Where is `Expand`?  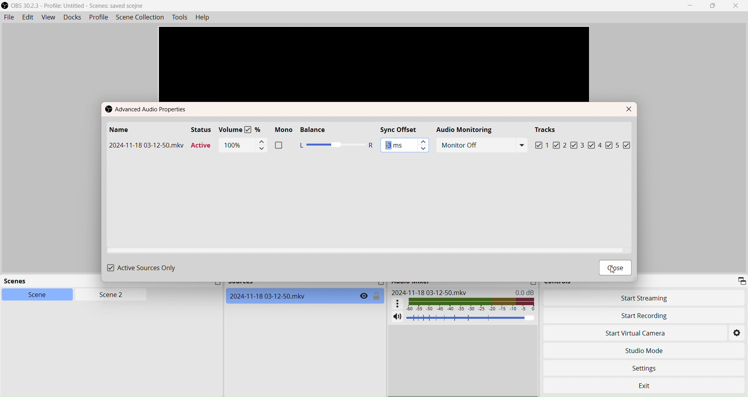
Expand is located at coordinates (741, 280).